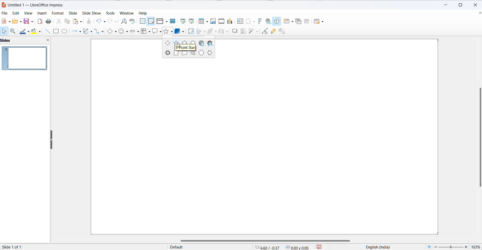  What do you see at coordinates (186, 48) in the screenshot?
I see `5 point star` at bounding box center [186, 48].